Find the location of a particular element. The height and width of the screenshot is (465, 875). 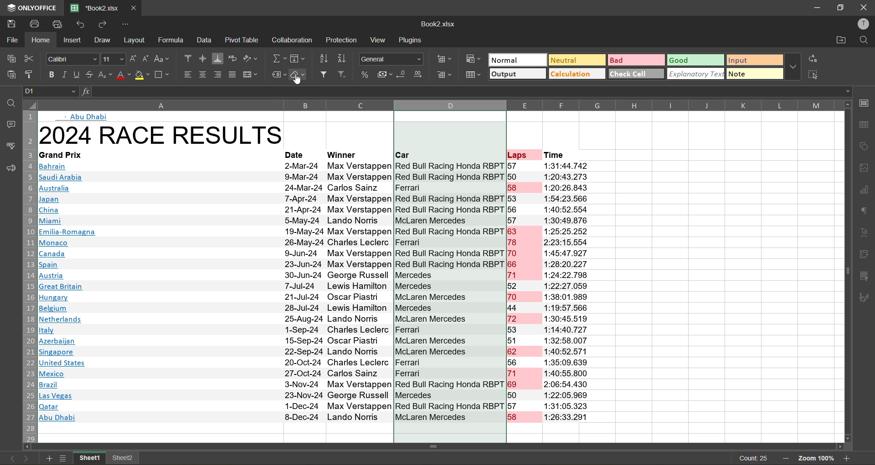

row numbers is located at coordinates (31, 276).